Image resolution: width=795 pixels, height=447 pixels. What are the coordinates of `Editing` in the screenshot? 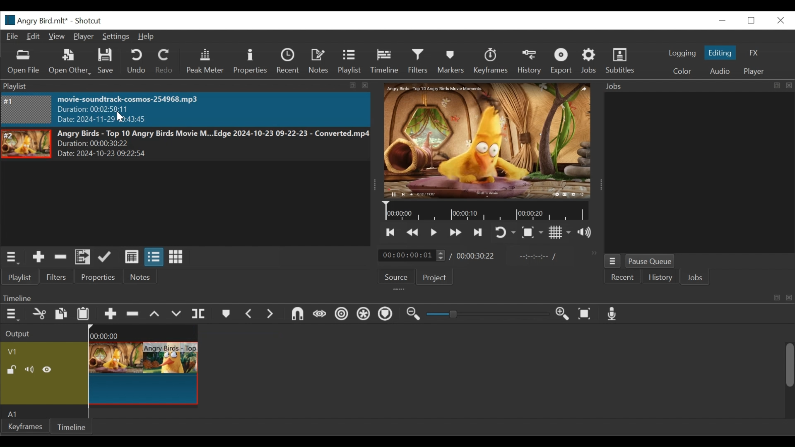 It's located at (720, 53).